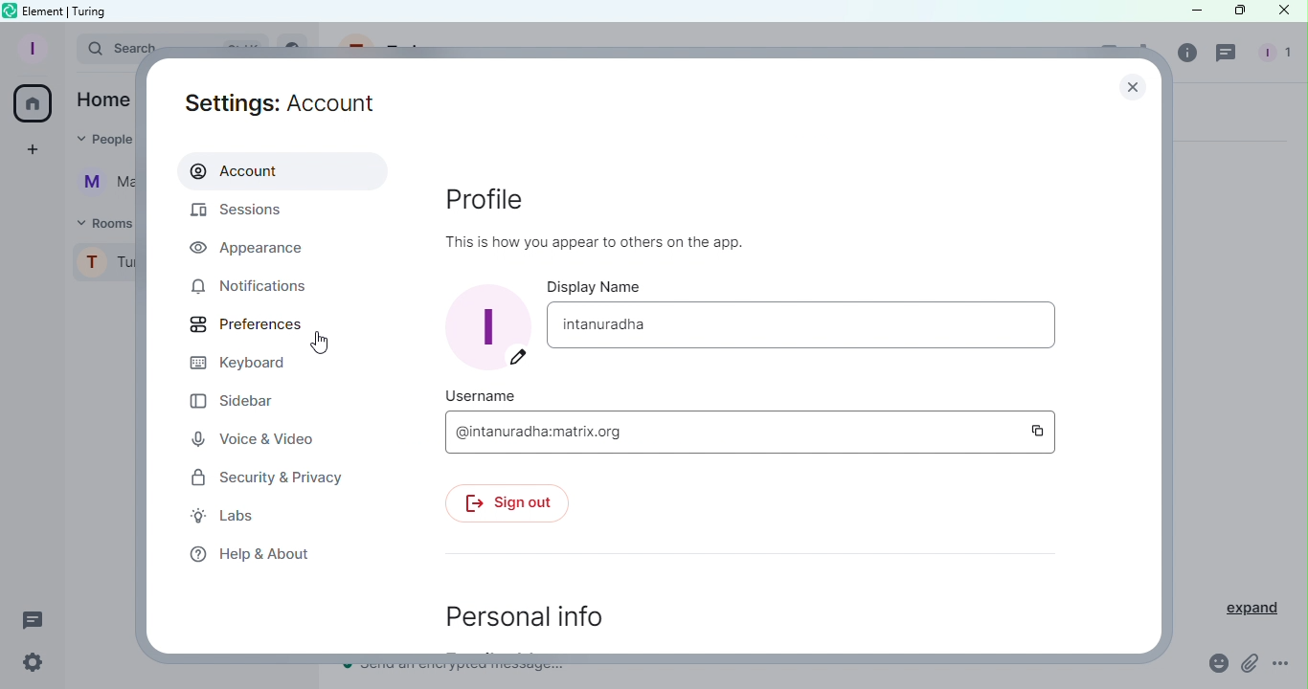 The height and width of the screenshot is (689, 1308). I want to click on Profile, so click(486, 198).